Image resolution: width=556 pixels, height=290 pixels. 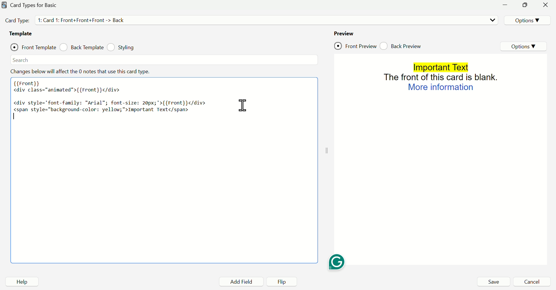 I want to click on More Information, so click(x=440, y=87).